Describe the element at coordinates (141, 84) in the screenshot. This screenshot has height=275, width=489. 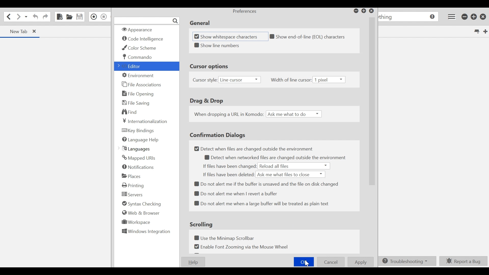
I see `File Association` at that location.